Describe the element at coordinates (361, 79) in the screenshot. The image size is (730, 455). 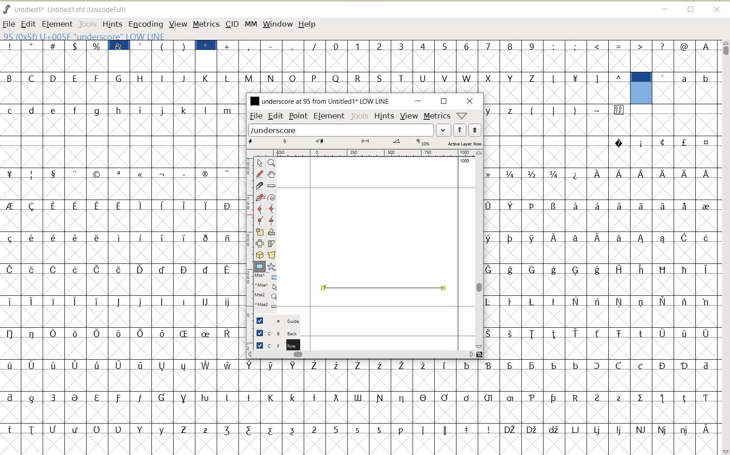
I see `GLYPHY CHARACTERS` at that location.